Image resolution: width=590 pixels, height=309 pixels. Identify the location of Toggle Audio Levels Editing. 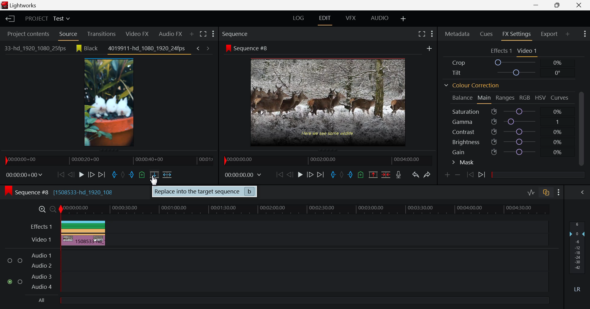
(531, 193).